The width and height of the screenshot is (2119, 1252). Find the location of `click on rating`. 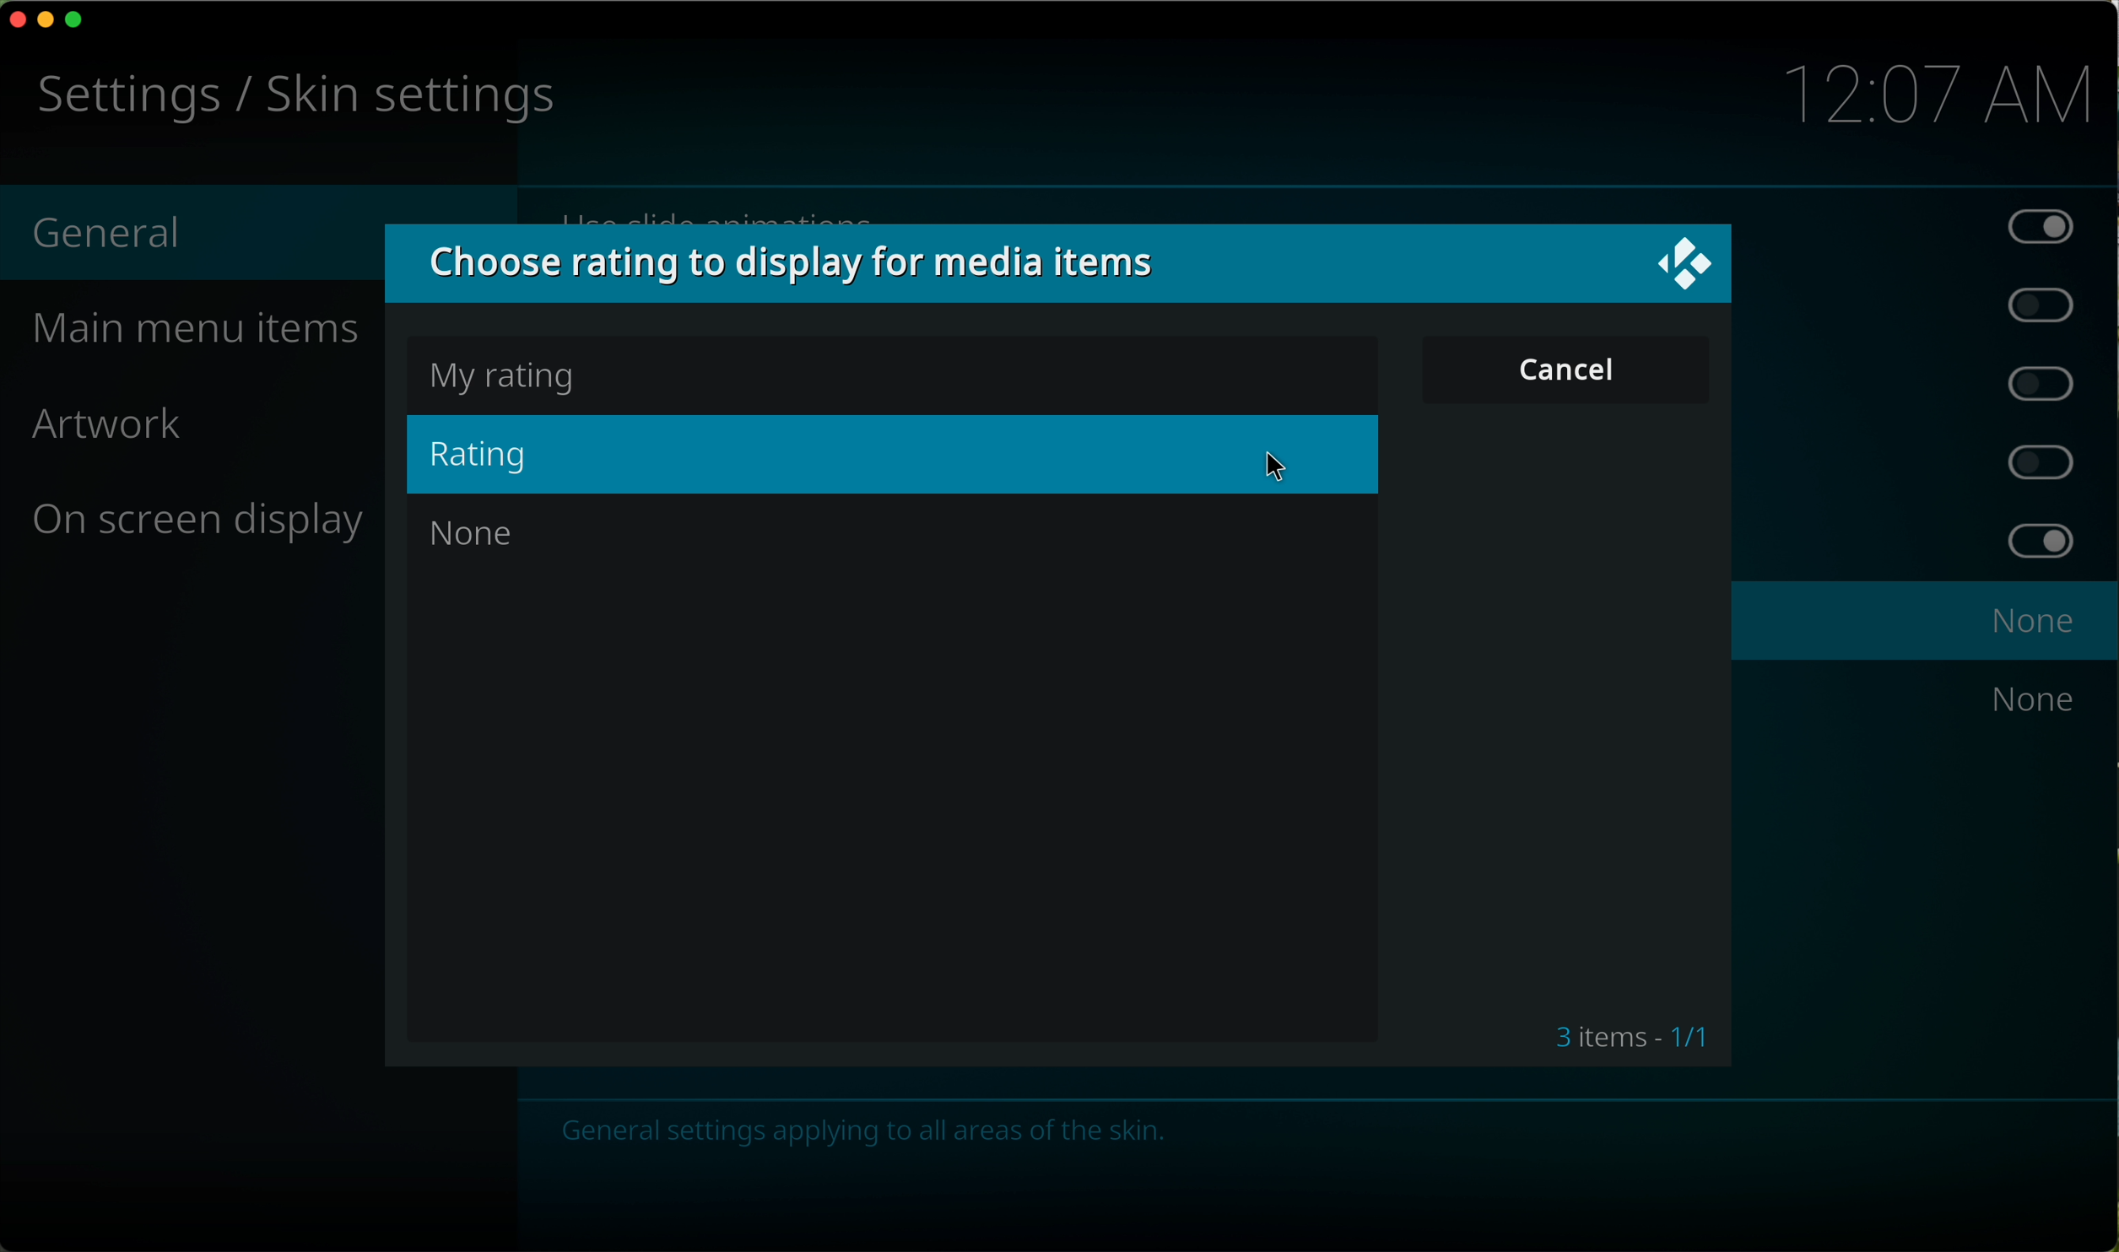

click on rating is located at coordinates (893, 453).